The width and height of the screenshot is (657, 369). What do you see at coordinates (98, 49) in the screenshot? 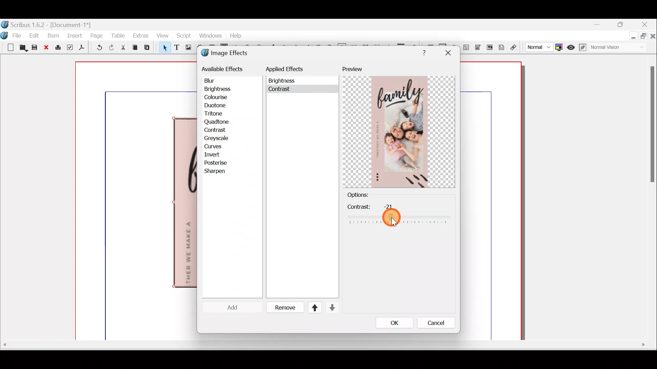
I see `Undo` at bounding box center [98, 49].